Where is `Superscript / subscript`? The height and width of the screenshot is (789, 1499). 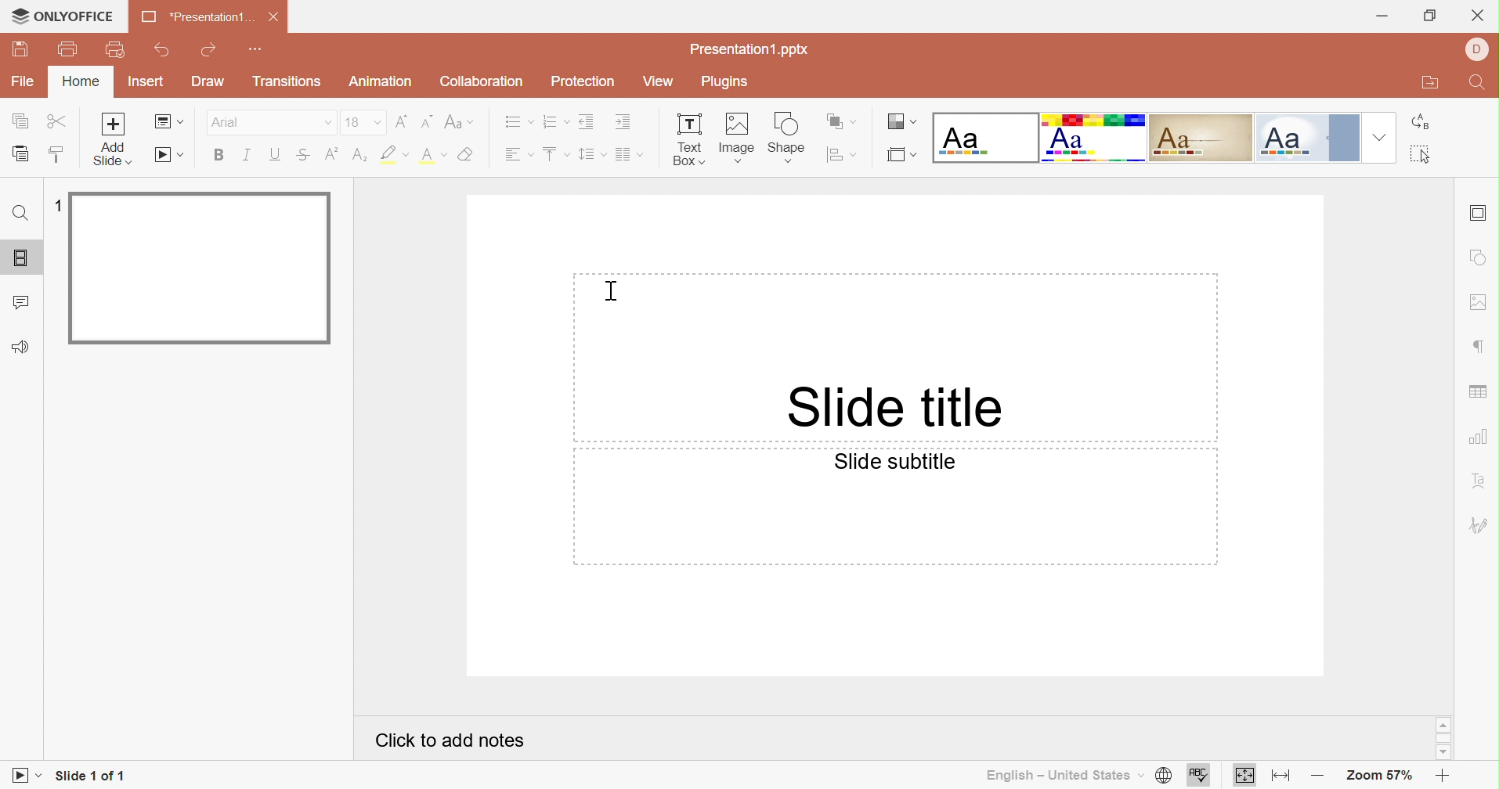 Superscript / subscript is located at coordinates (435, 156).